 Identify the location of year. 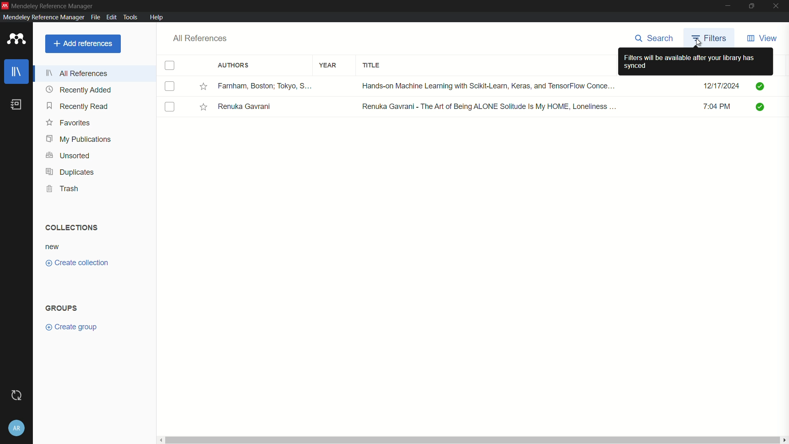
(329, 66).